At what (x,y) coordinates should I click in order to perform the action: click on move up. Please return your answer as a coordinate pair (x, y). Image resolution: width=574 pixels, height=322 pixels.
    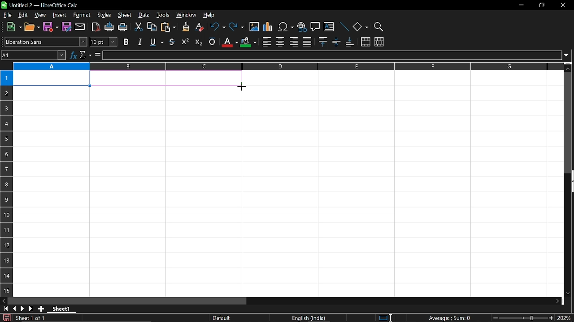
    Looking at the image, I should click on (569, 68).